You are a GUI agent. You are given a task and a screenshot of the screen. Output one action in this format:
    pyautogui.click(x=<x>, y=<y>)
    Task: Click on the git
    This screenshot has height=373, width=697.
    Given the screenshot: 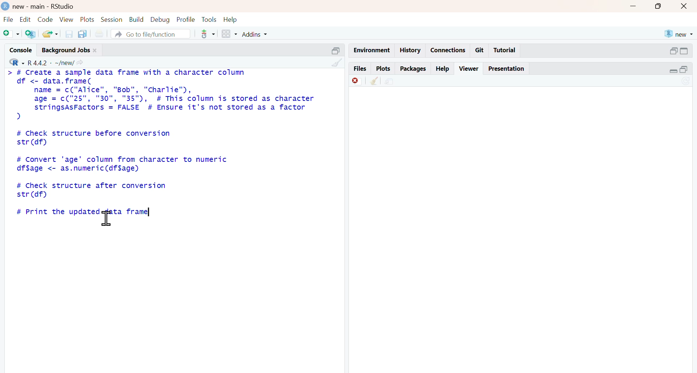 What is the action you would take?
    pyautogui.click(x=479, y=50)
    